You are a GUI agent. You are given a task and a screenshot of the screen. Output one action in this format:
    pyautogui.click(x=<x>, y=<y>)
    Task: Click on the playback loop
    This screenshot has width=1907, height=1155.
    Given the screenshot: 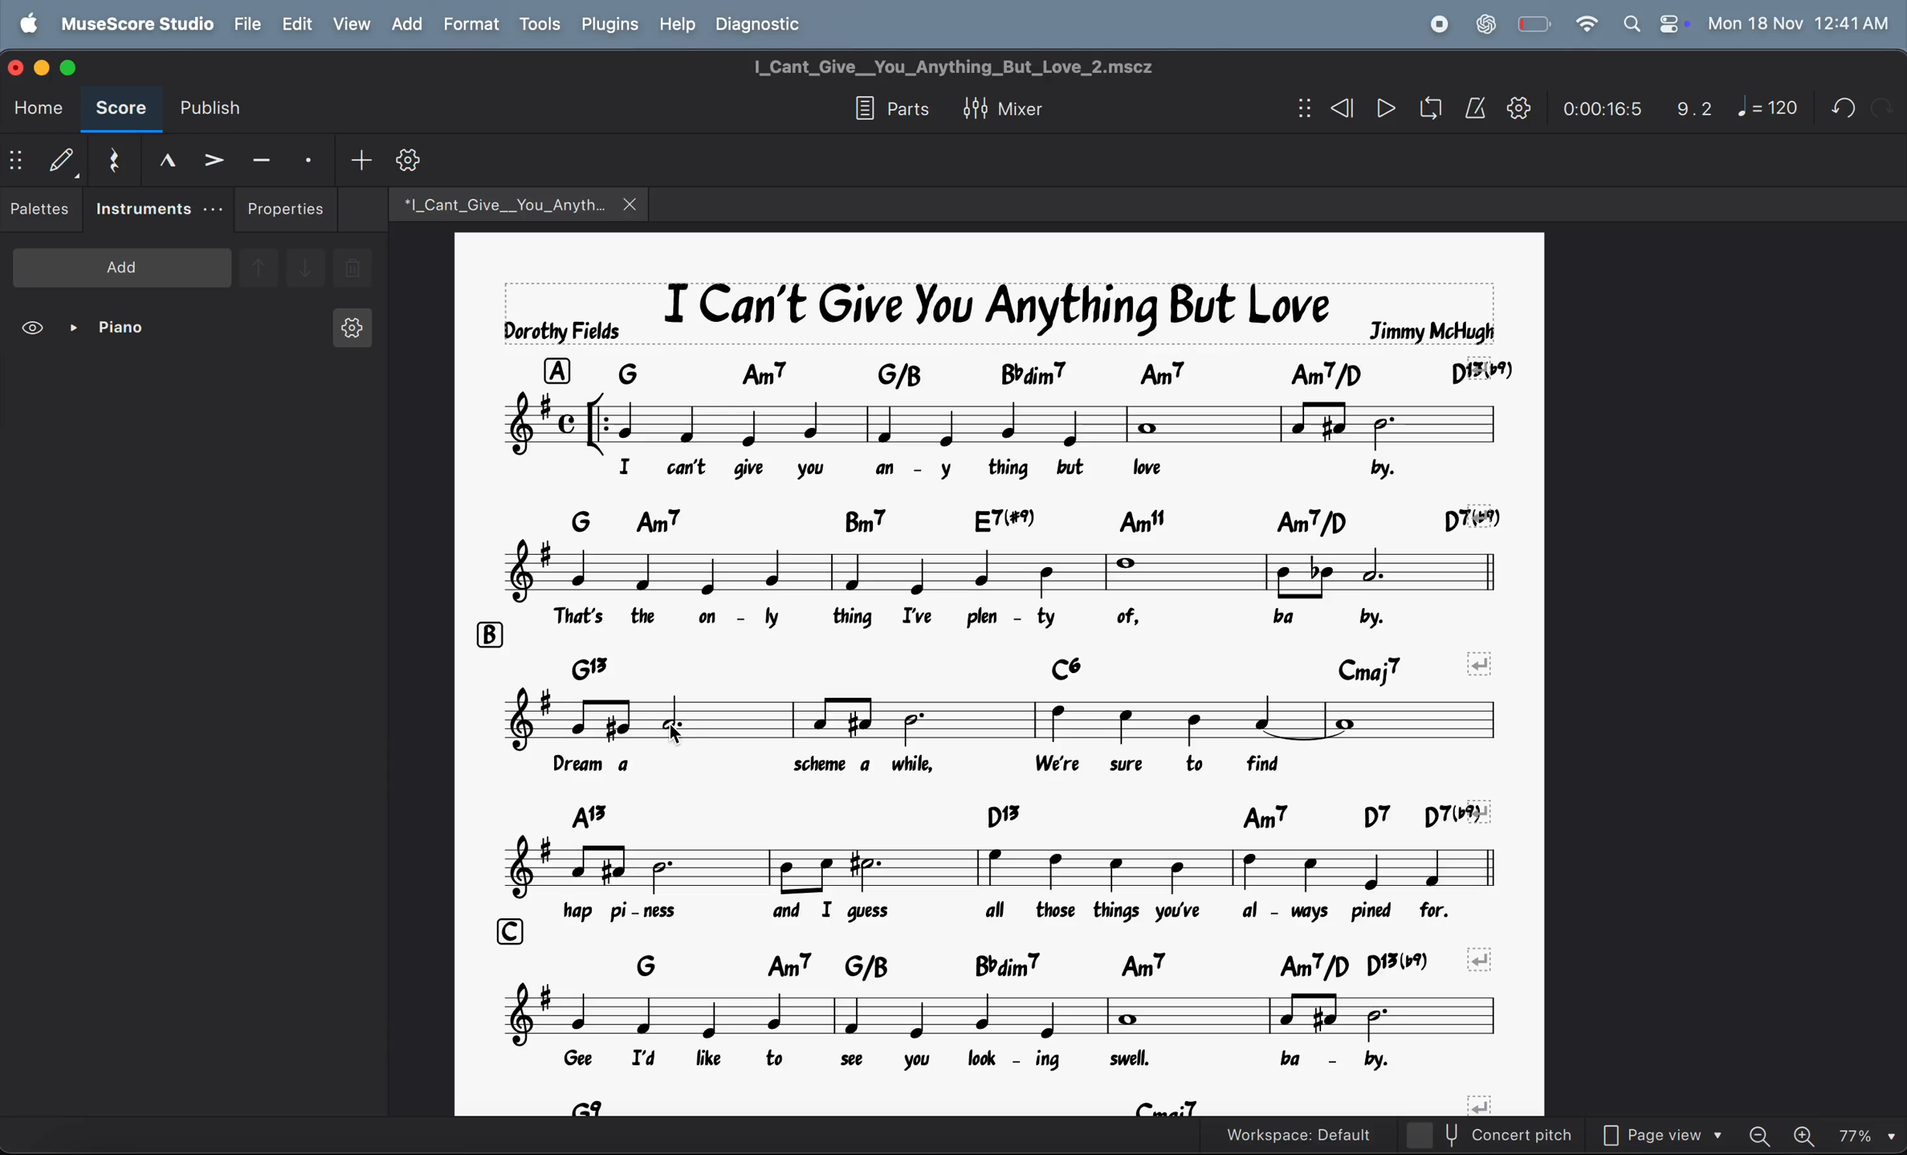 What is the action you would take?
    pyautogui.click(x=1428, y=108)
    